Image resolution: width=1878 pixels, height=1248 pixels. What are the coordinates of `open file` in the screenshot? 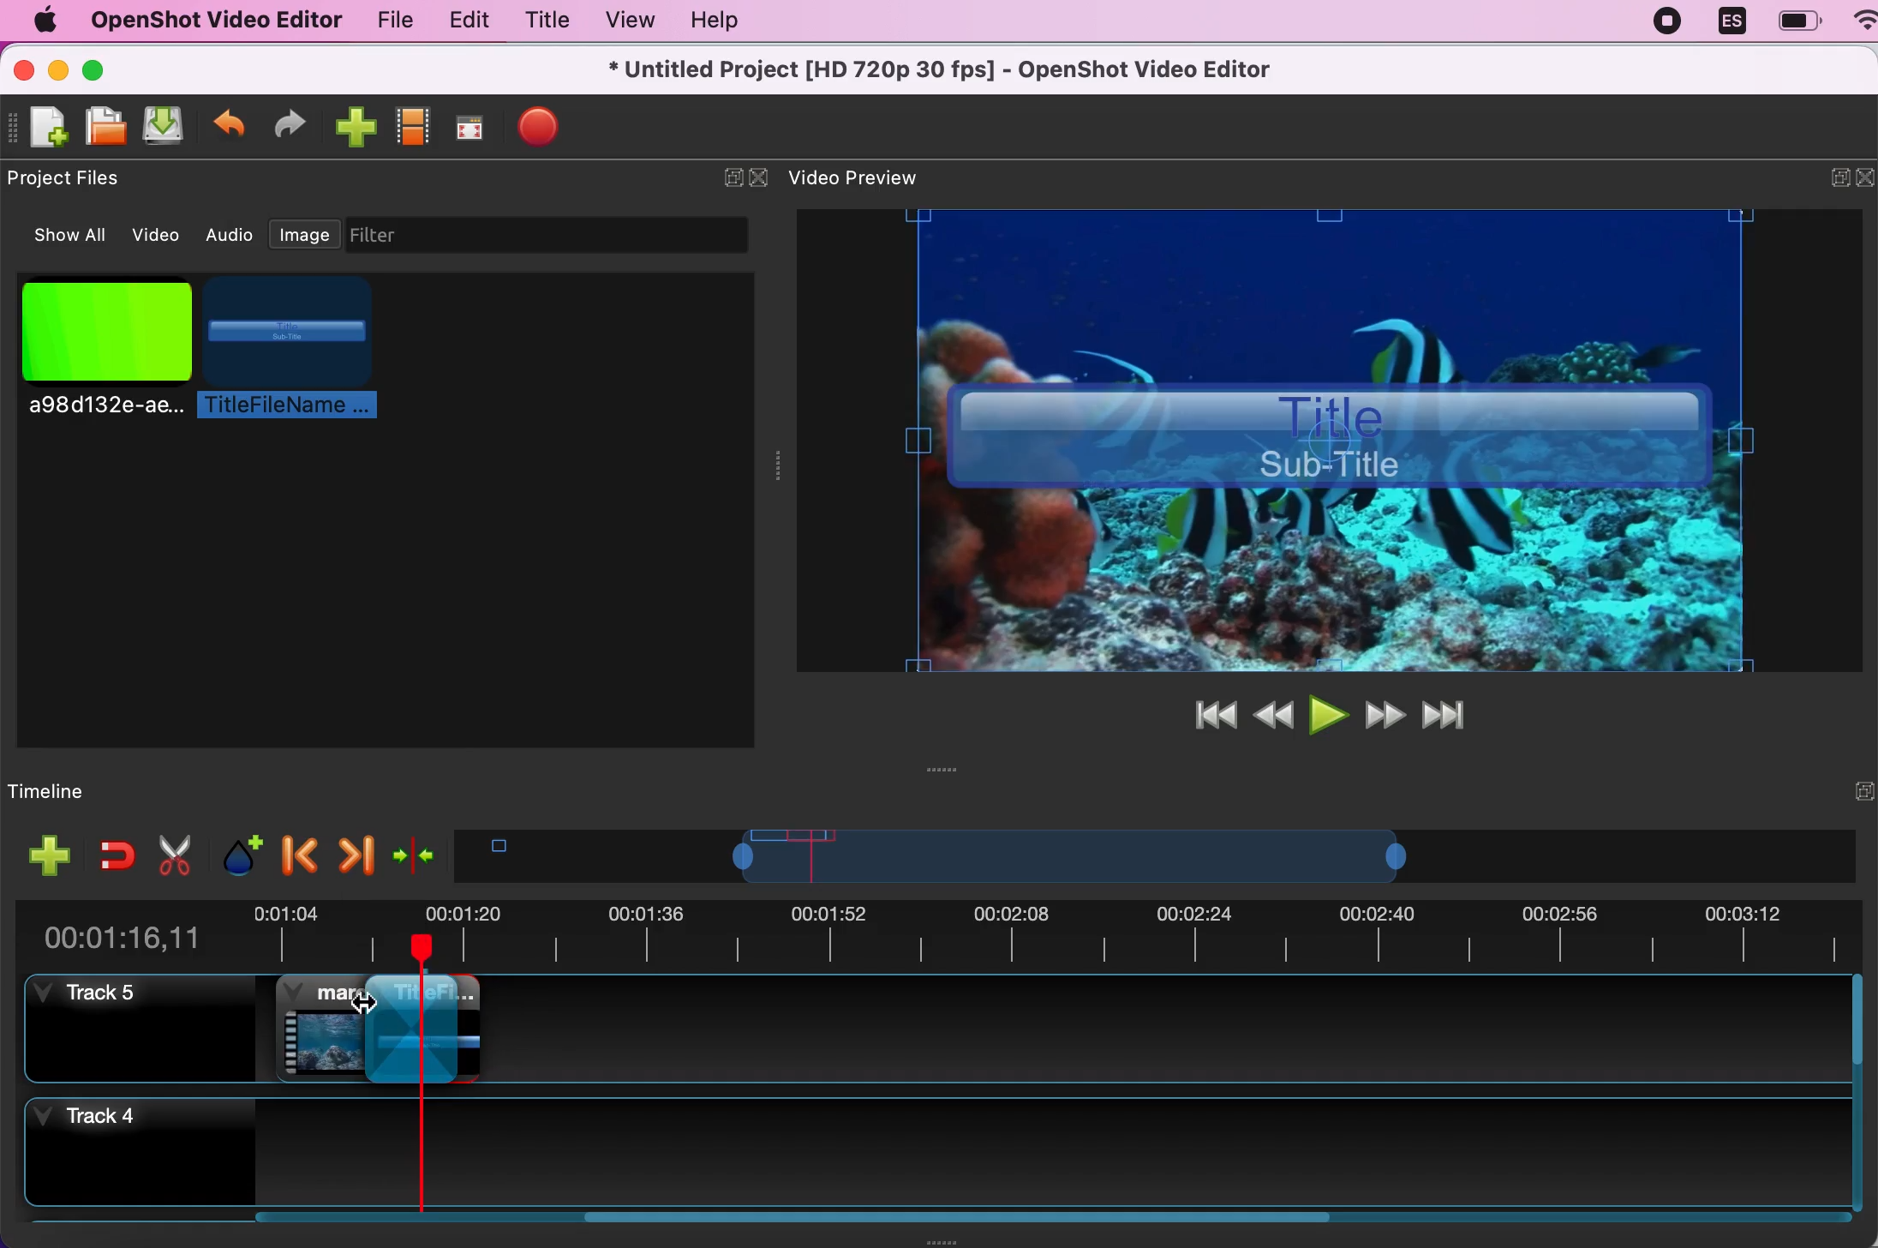 It's located at (107, 127).